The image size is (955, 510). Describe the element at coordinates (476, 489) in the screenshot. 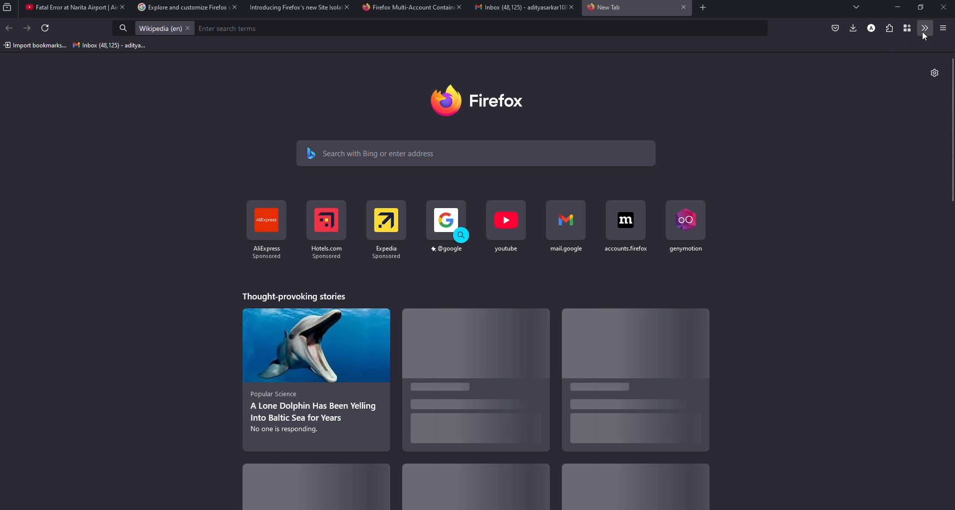

I see `stories` at that location.